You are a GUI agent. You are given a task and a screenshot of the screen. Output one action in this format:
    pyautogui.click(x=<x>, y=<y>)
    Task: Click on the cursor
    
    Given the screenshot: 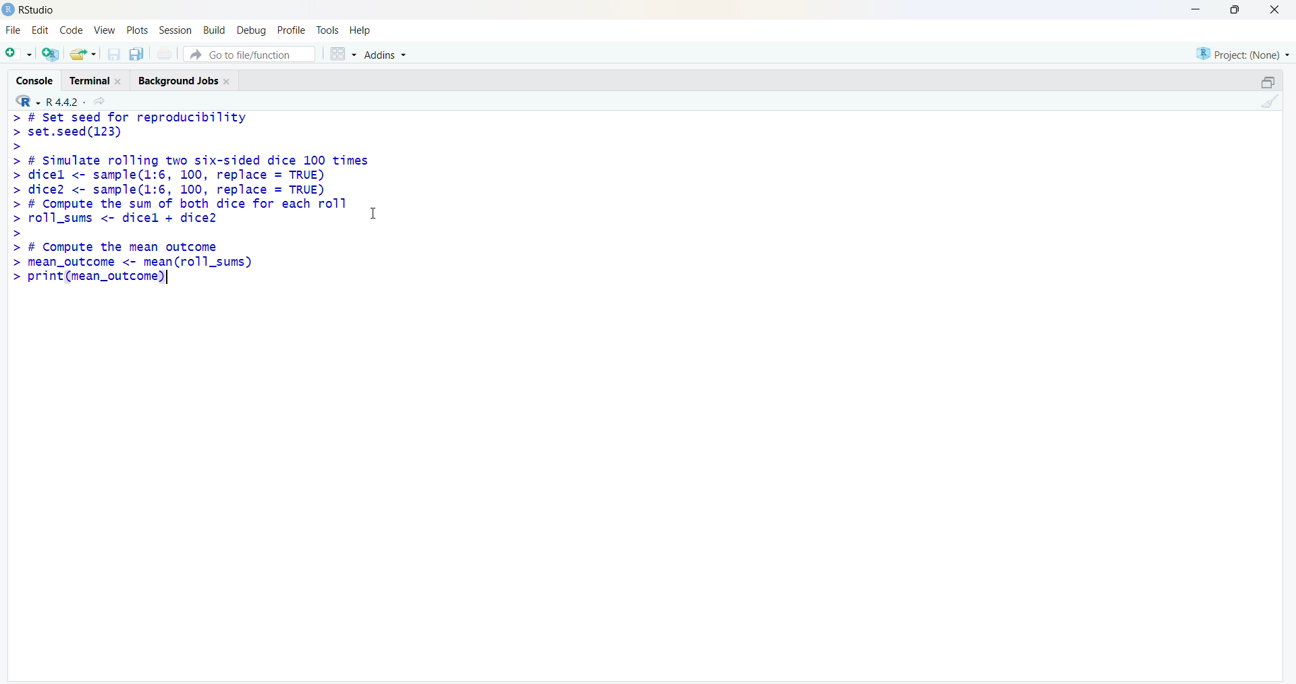 What is the action you would take?
    pyautogui.click(x=373, y=214)
    